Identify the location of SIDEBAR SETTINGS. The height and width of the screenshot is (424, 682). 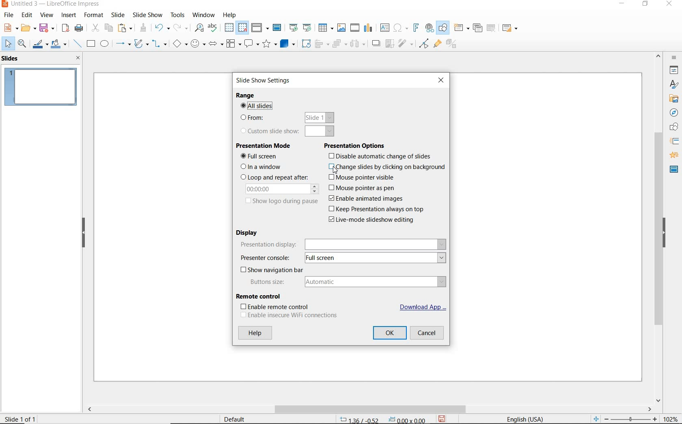
(673, 58).